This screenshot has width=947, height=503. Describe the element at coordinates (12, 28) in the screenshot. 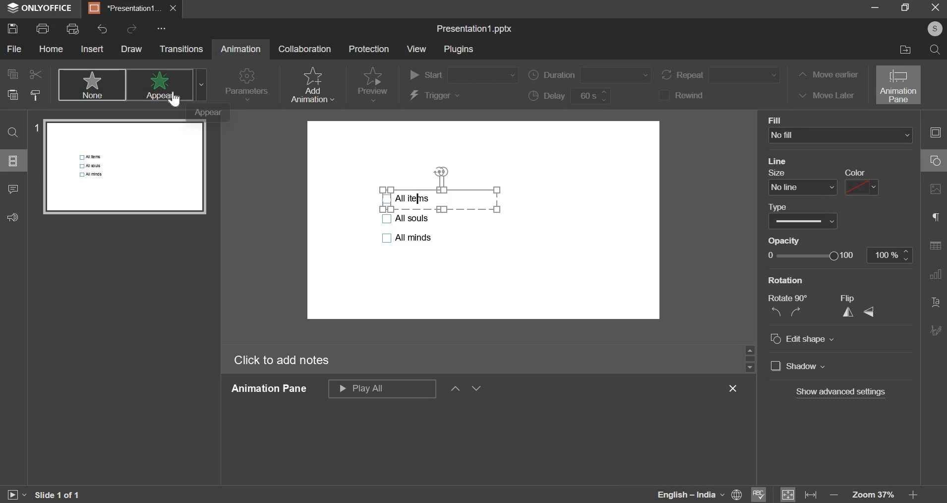

I see `save` at that location.